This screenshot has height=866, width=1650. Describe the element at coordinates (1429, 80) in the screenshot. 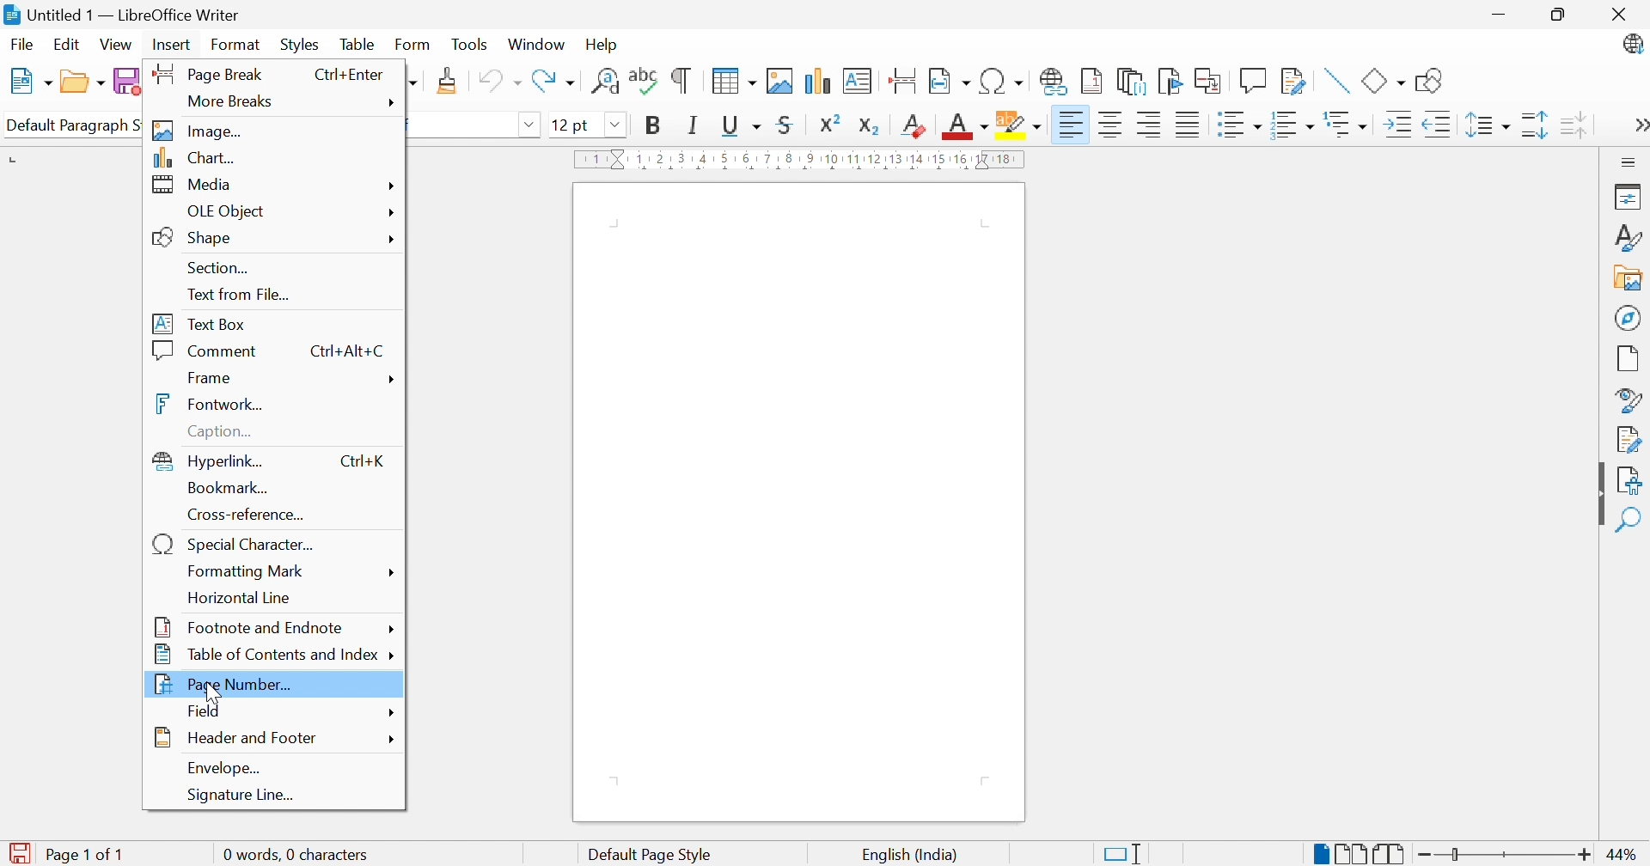

I see `Show draw functions` at that location.